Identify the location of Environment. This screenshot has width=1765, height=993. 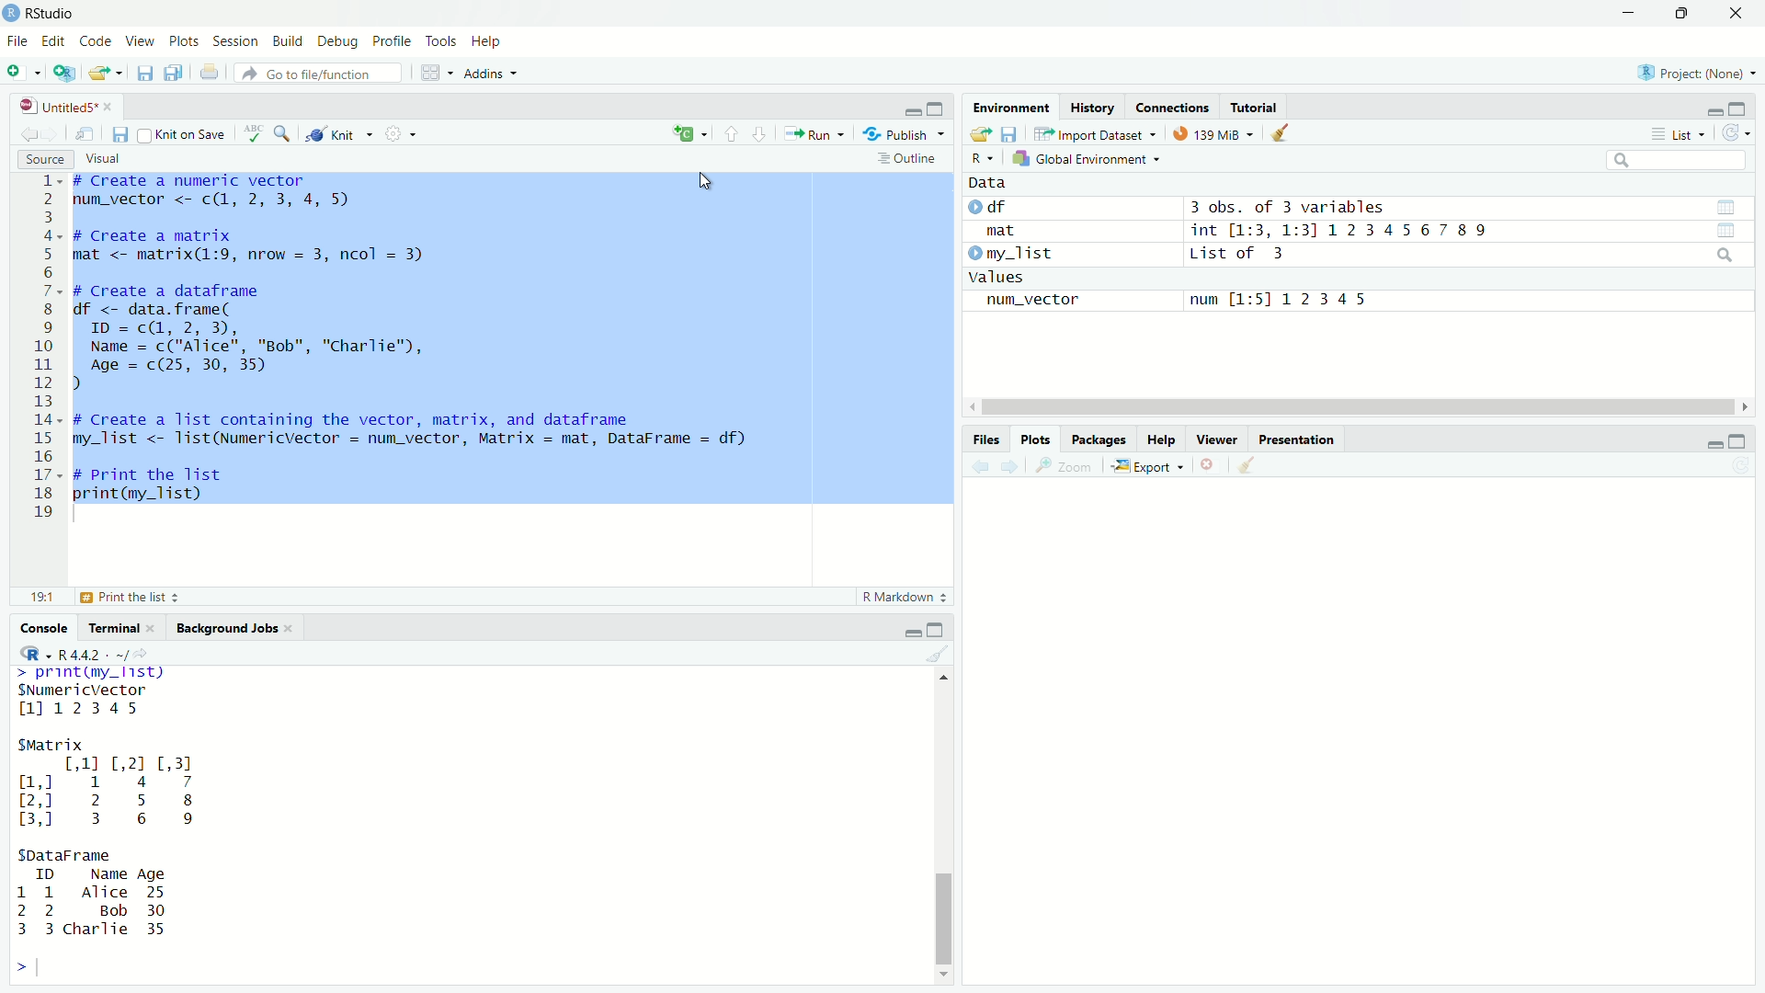
(1012, 107).